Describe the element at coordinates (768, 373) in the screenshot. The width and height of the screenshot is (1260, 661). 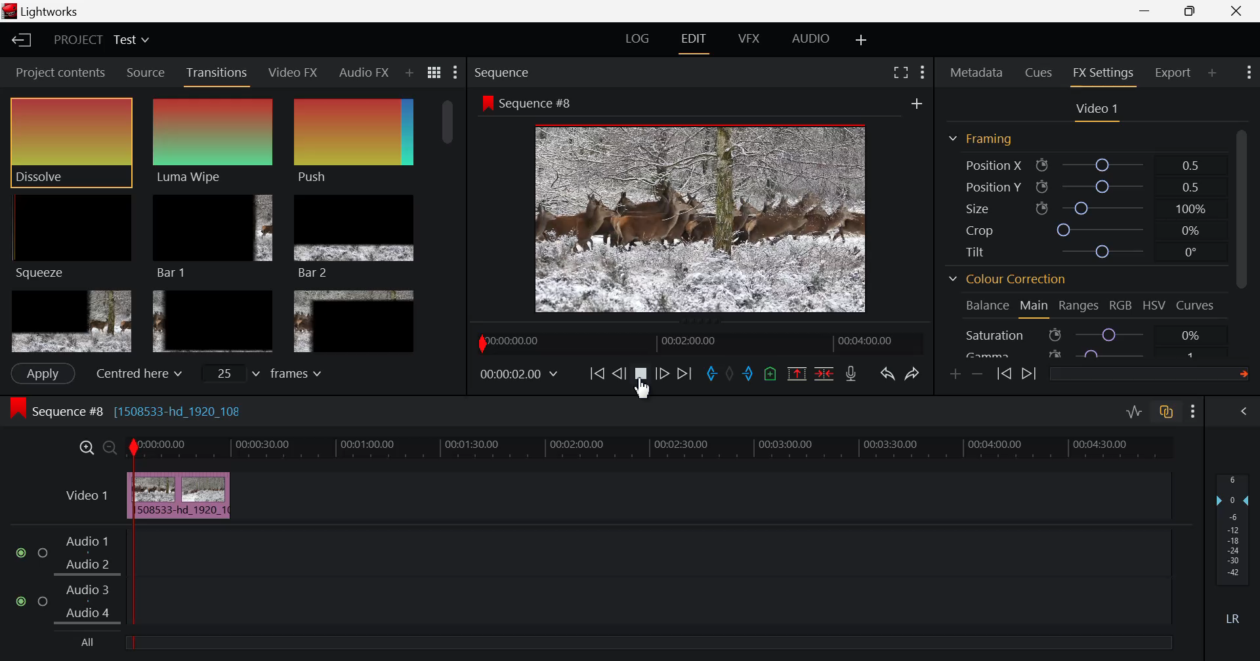
I see `Remove all cues` at that location.